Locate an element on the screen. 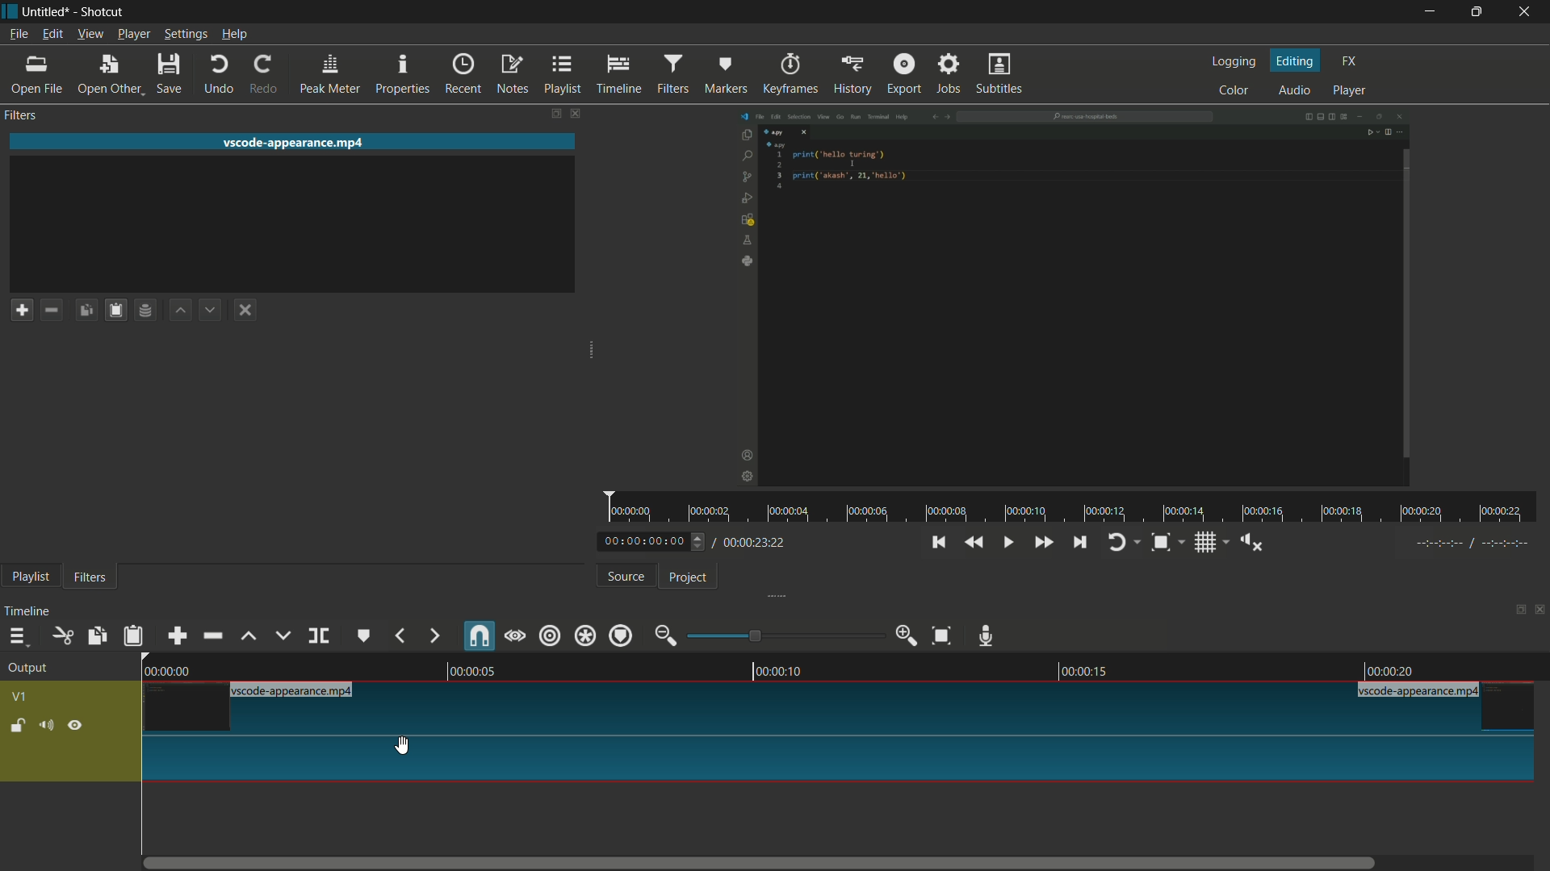  history is located at coordinates (855, 75).